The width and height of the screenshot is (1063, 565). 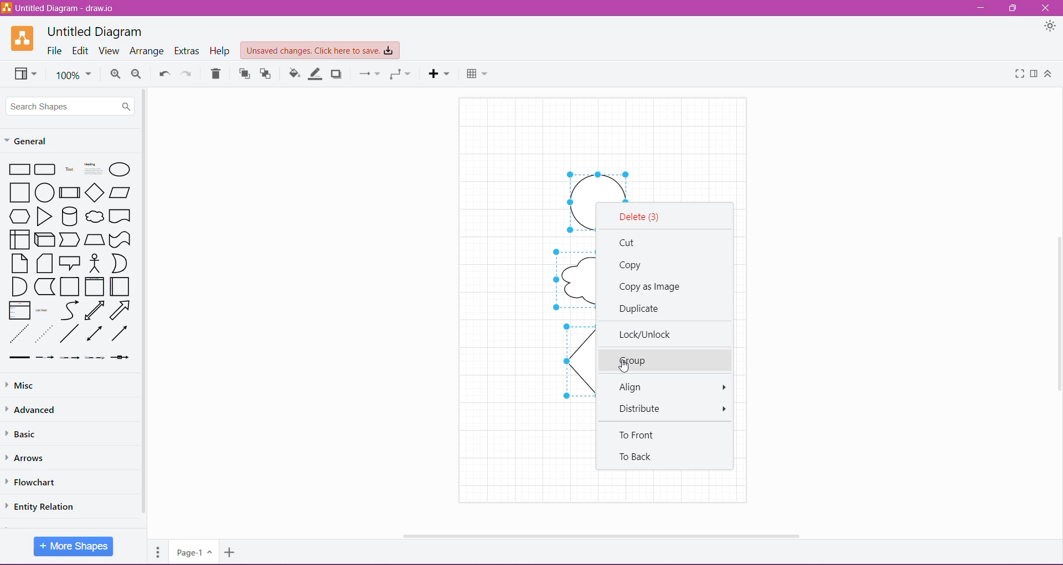 I want to click on Connection, so click(x=368, y=73).